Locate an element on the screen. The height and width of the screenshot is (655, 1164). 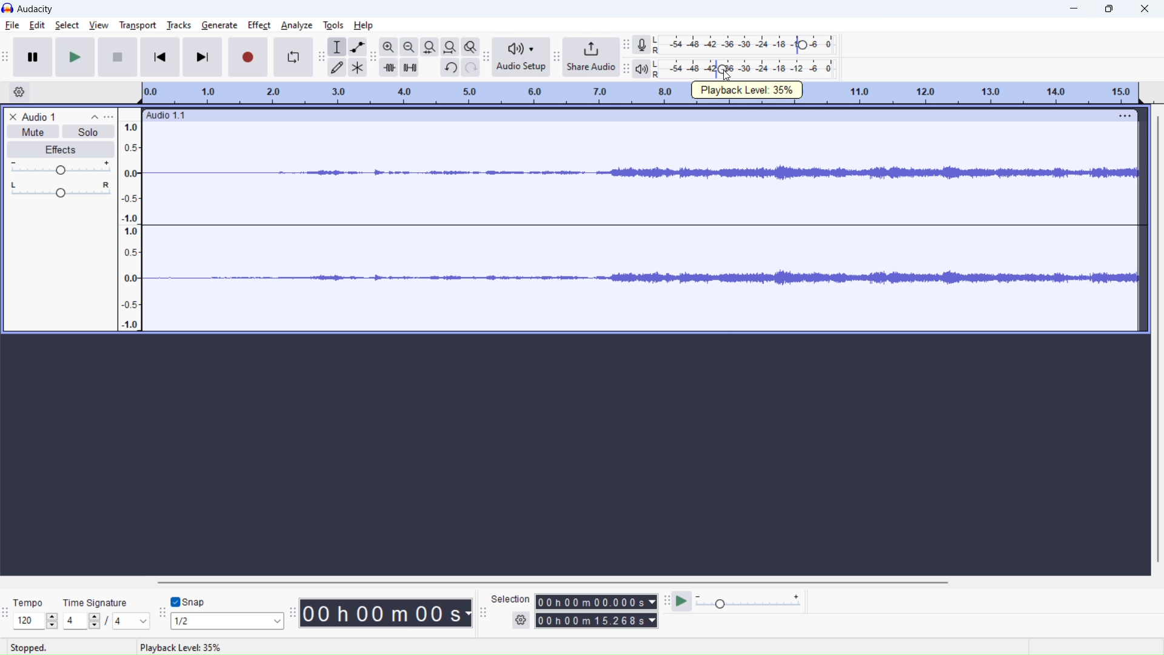
maximize is located at coordinates (1109, 8).